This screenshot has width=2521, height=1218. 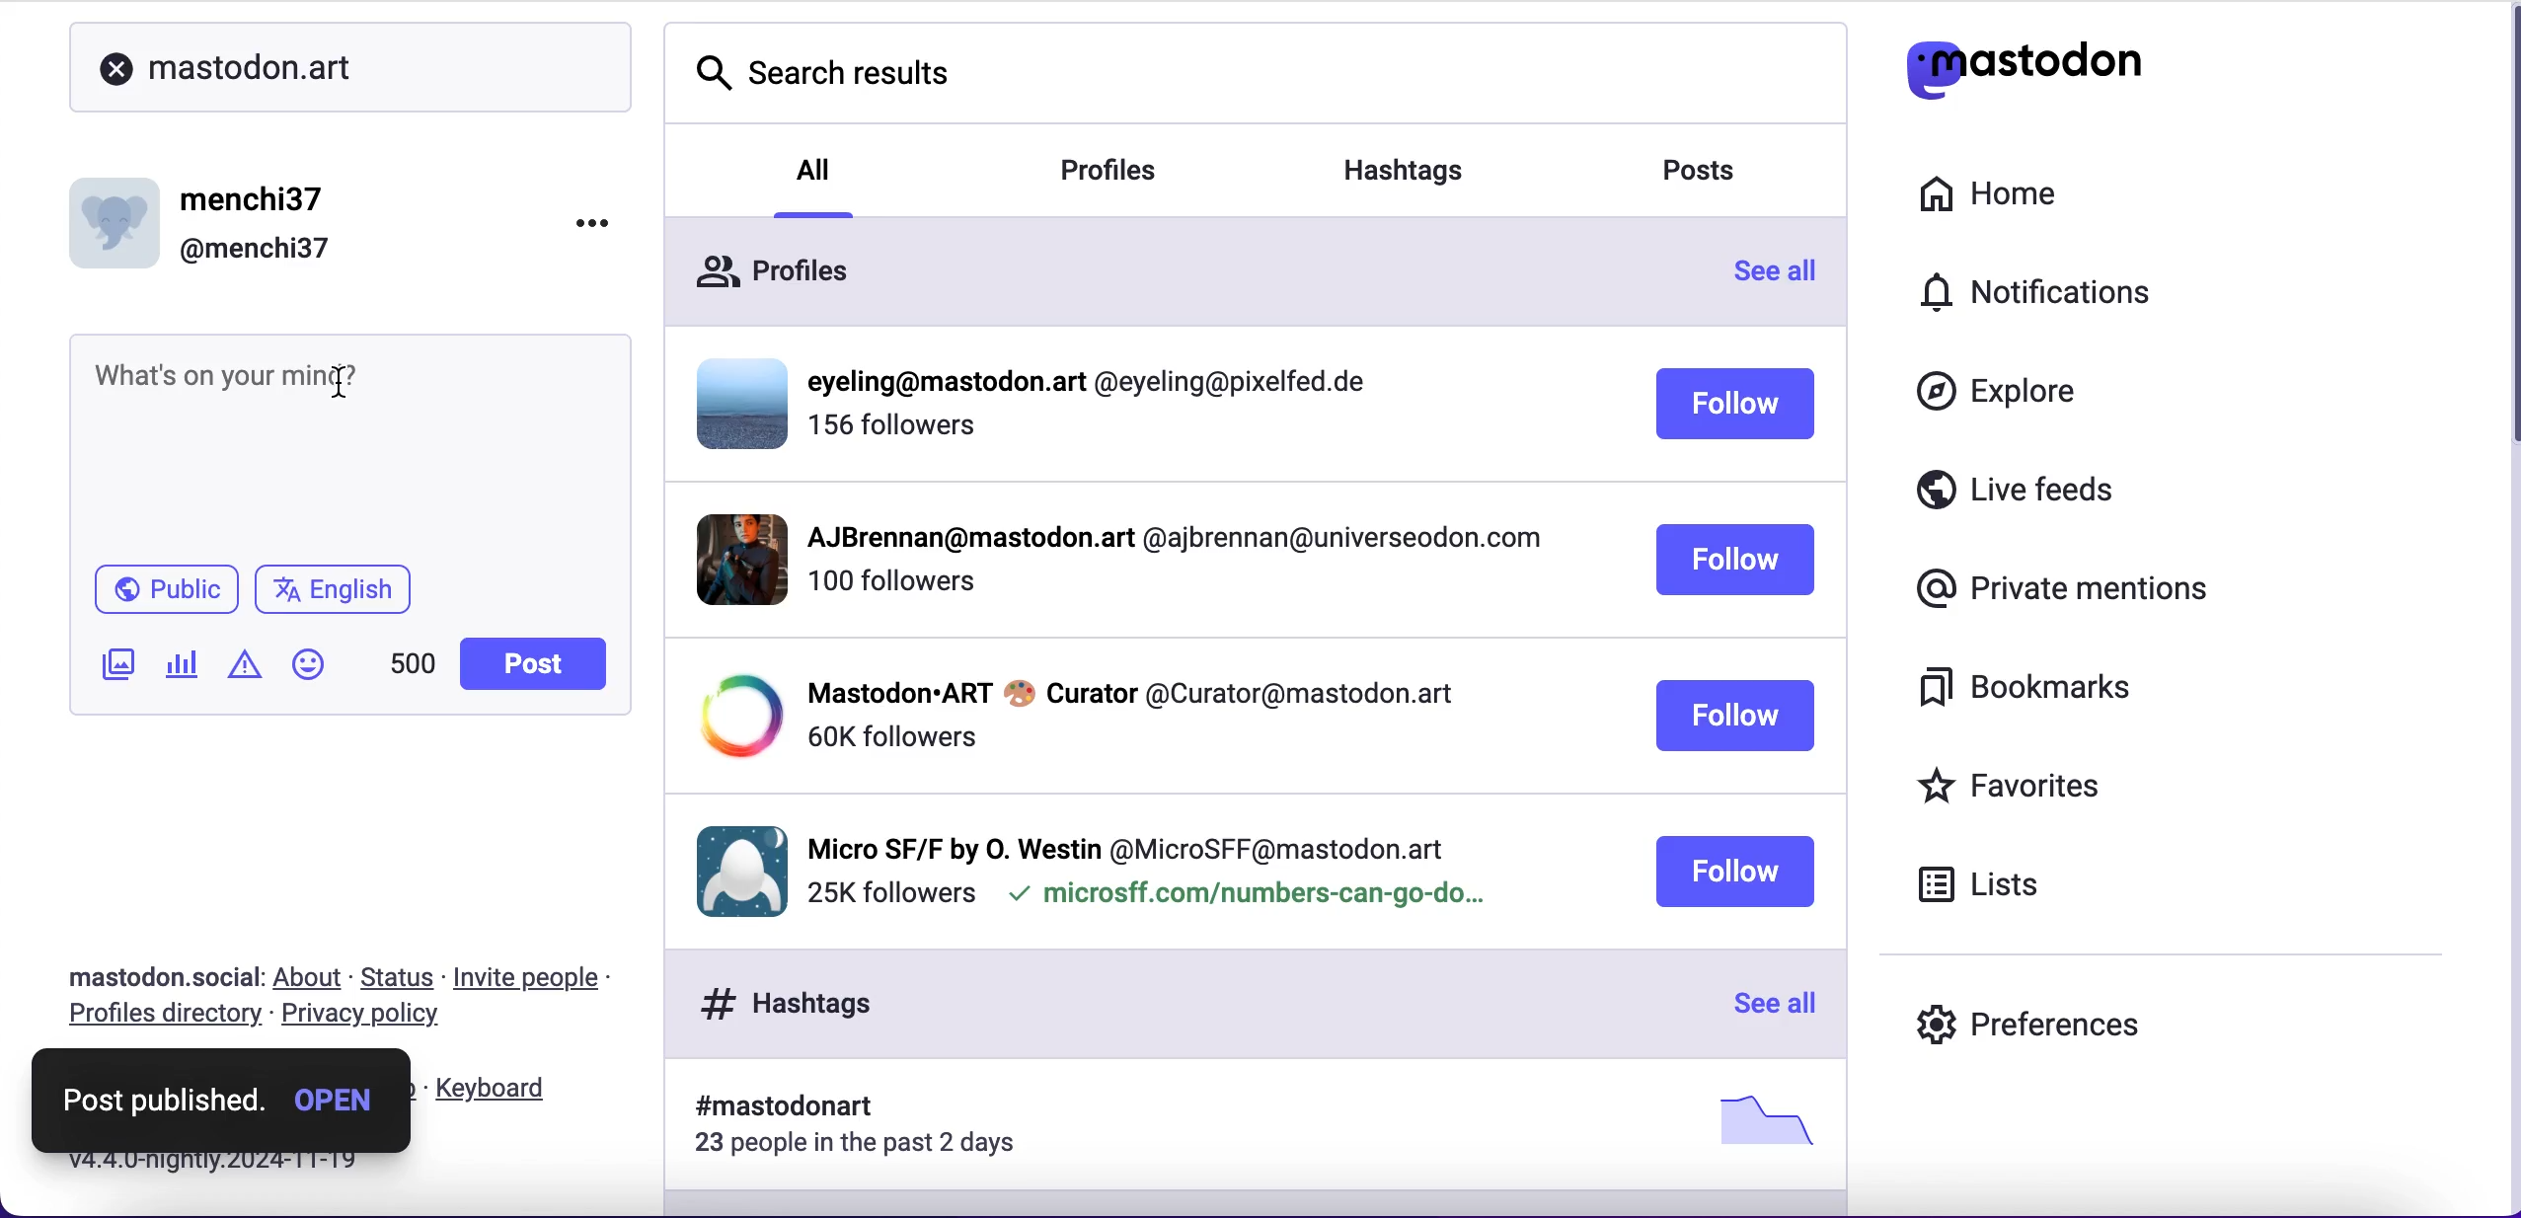 What do you see at coordinates (114, 665) in the screenshot?
I see `add image` at bounding box center [114, 665].